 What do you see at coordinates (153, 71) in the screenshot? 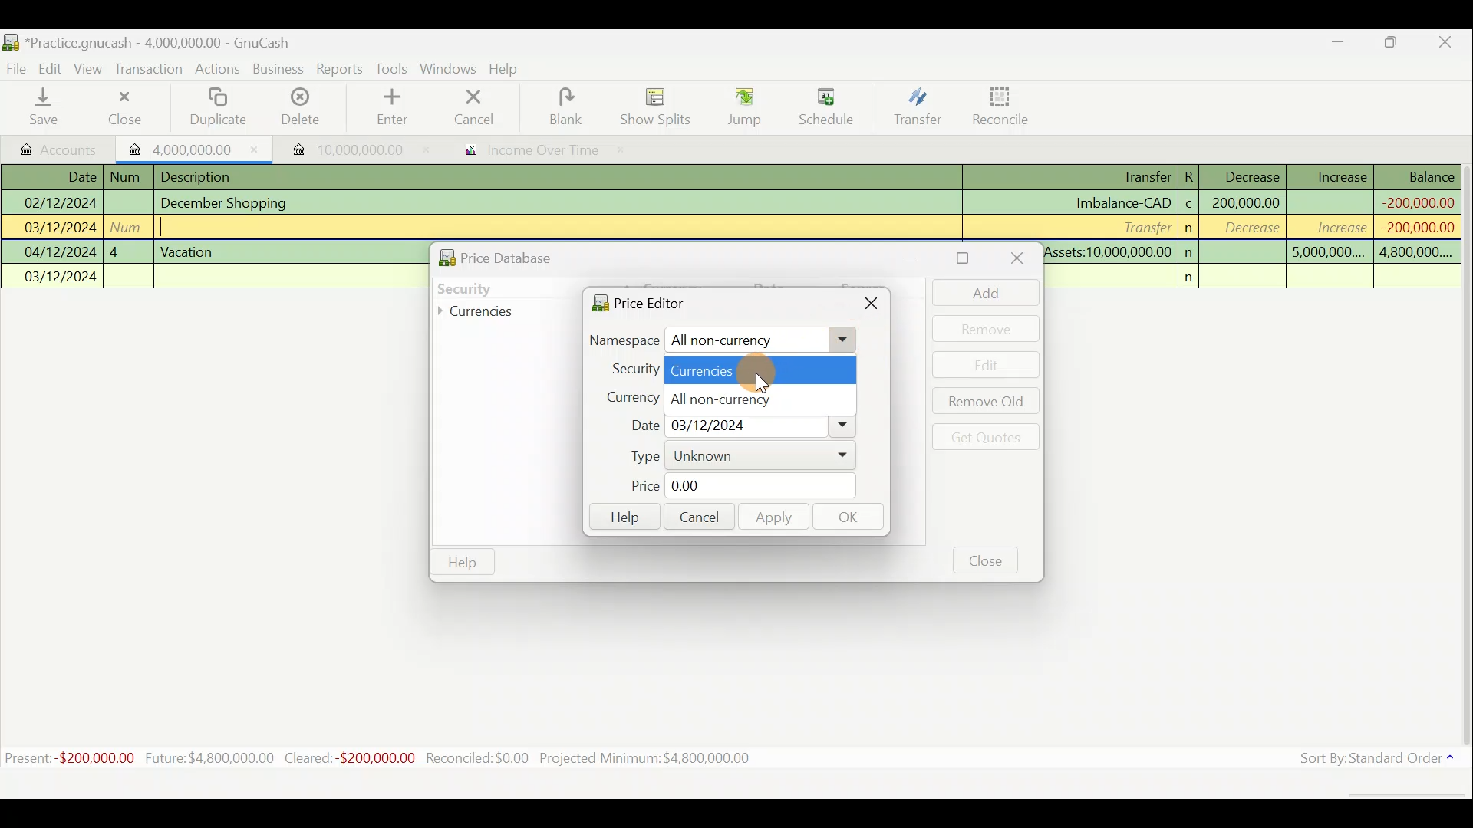
I see `Transaction` at bounding box center [153, 71].